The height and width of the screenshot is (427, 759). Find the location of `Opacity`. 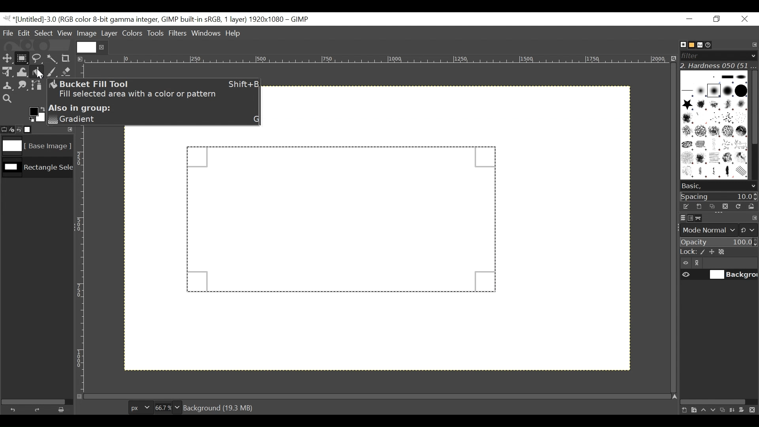

Opacity is located at coordinates (718, 242).